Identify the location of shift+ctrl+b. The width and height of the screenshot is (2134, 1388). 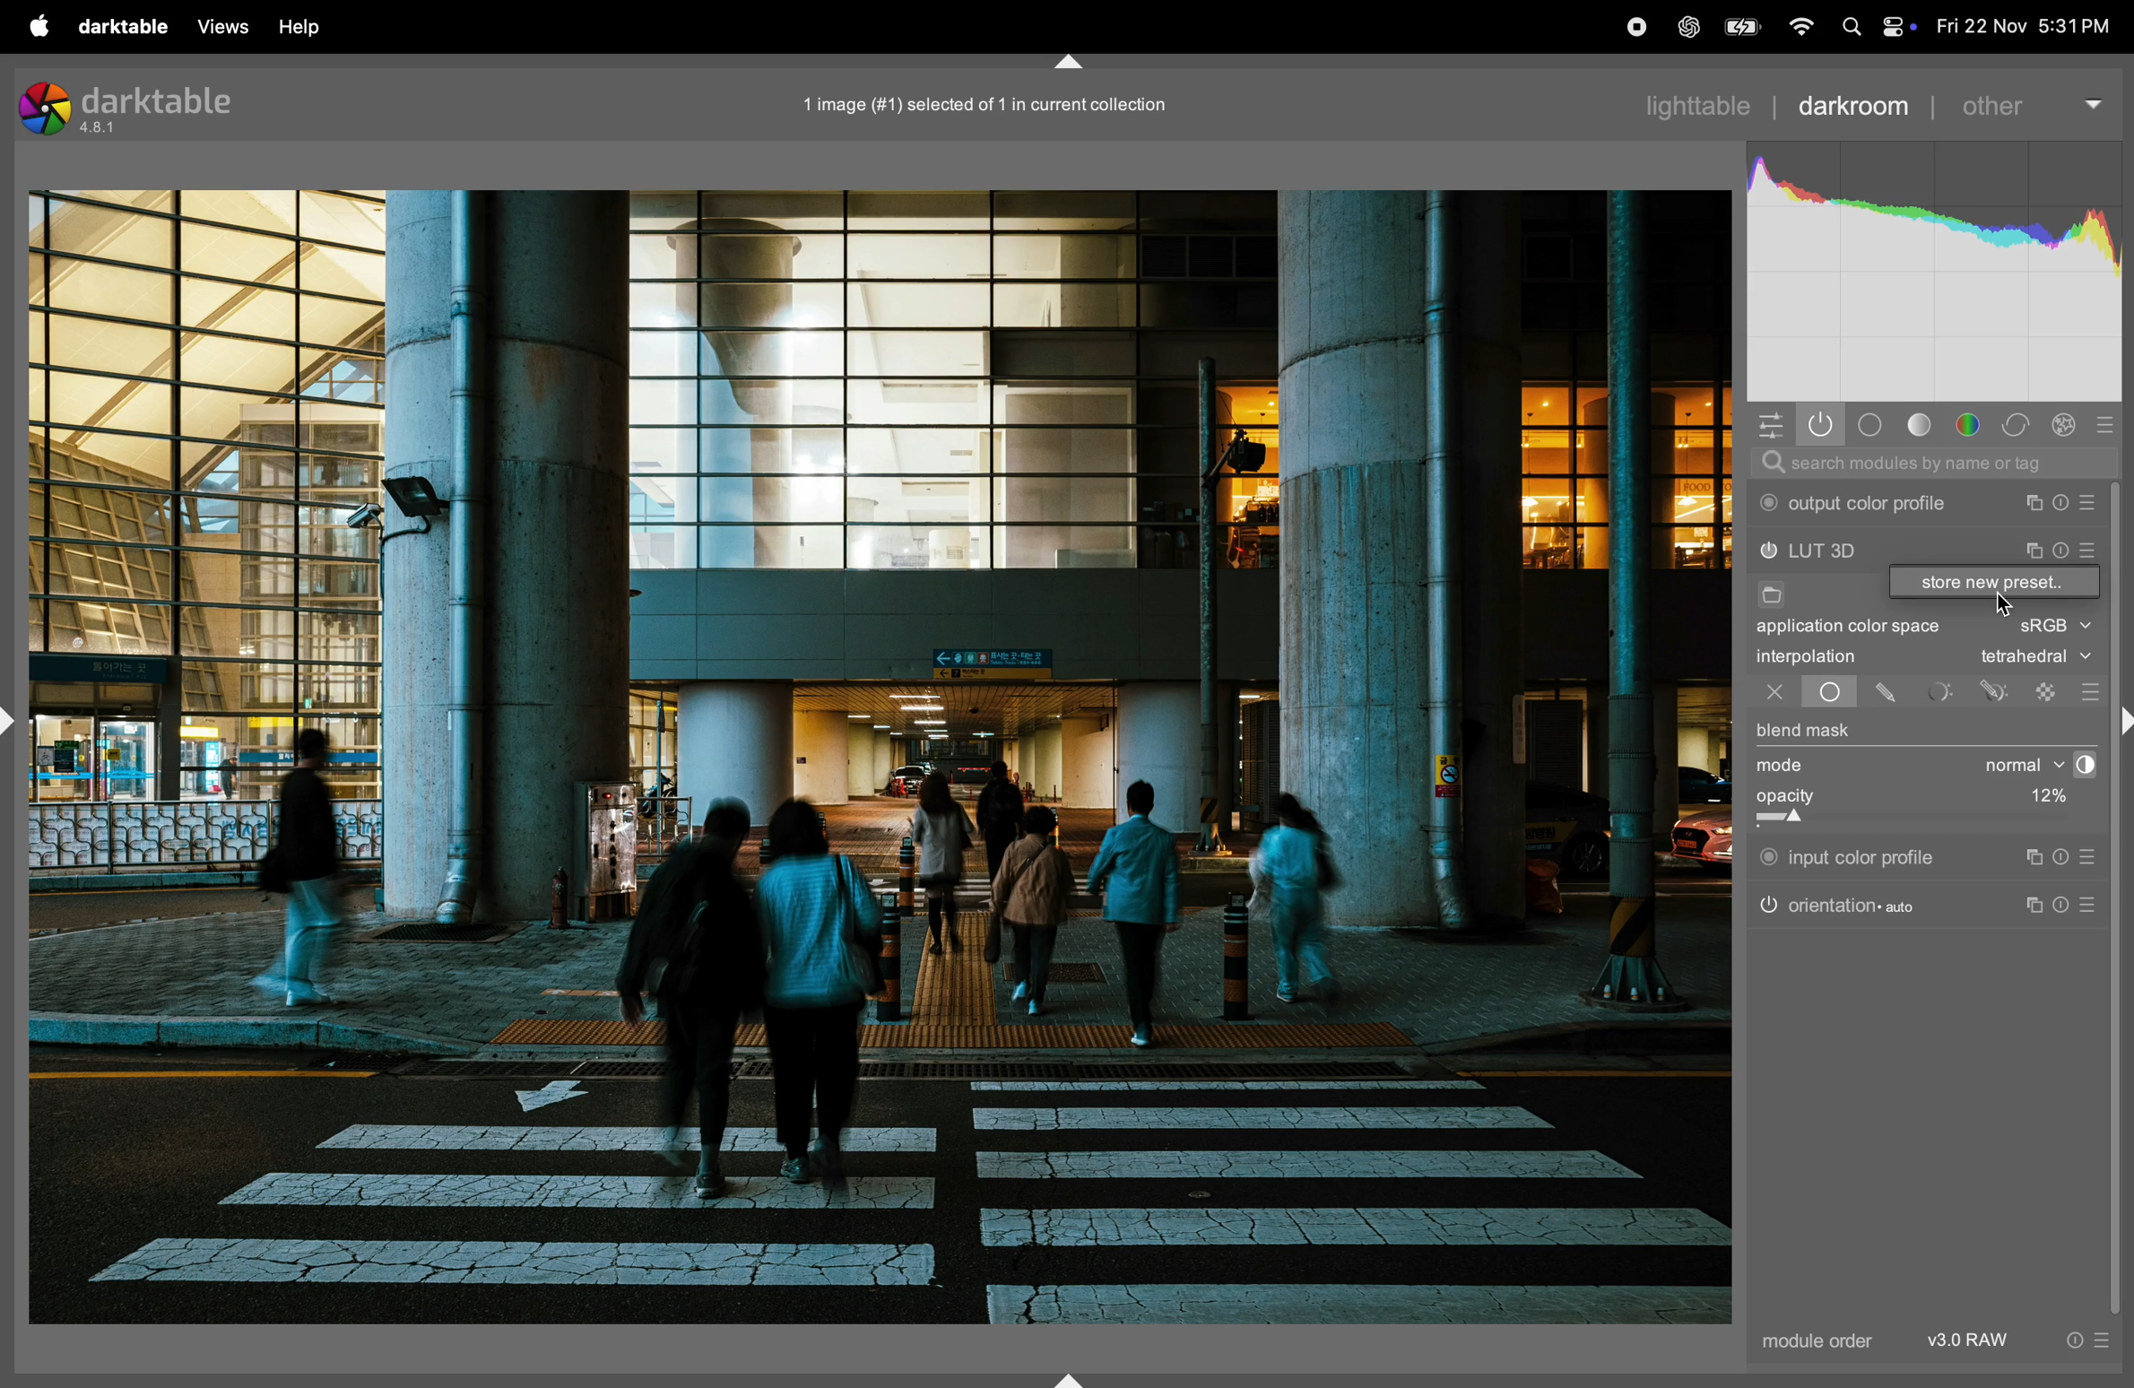
(1073, 1378).